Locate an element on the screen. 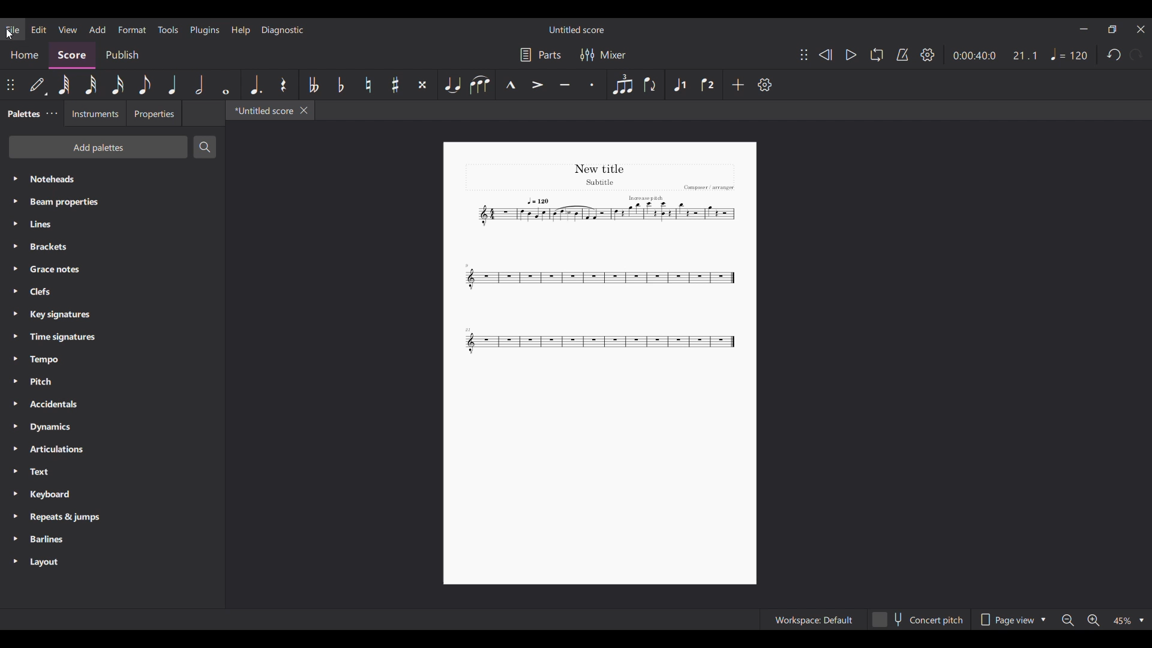  Tempo is located at coordinates (1070, 54).